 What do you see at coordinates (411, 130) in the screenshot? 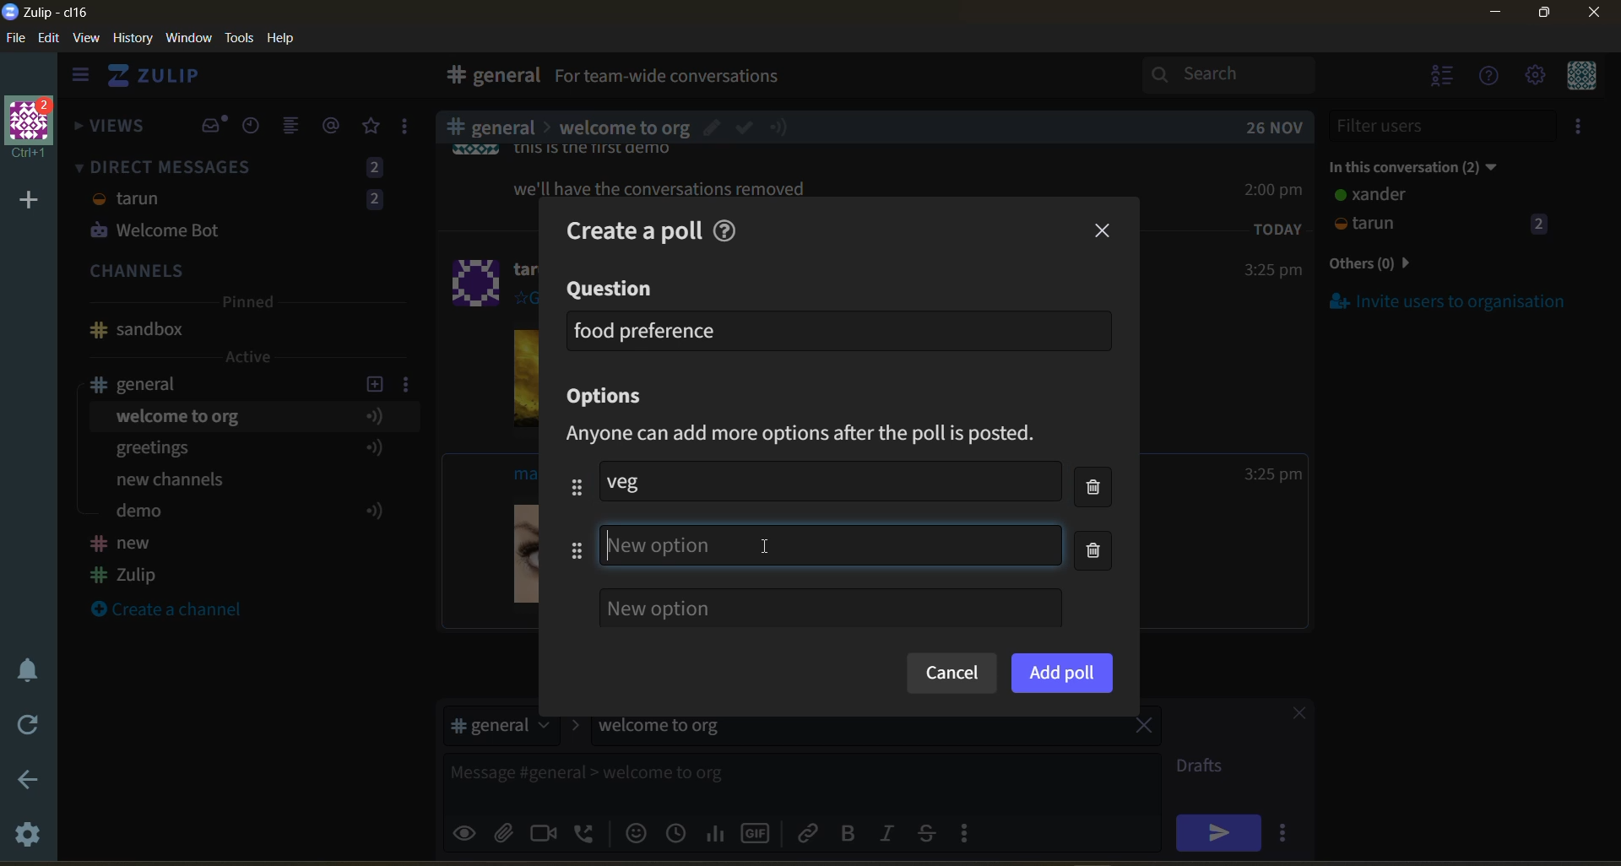
I see `reactions and drafts` at bounding box center [411, 130].